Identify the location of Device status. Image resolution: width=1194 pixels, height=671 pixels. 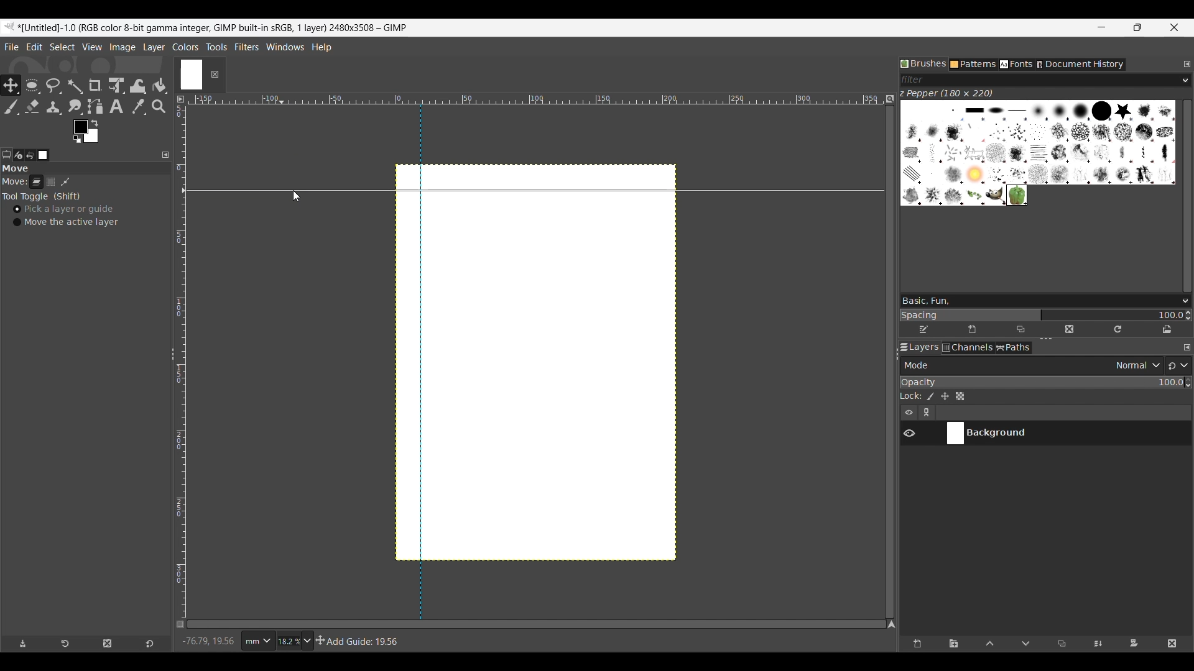
(18, 155).